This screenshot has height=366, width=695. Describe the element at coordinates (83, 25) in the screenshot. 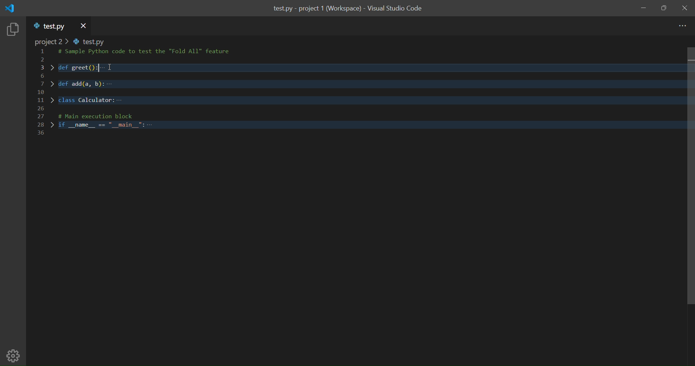

I see `close file` at that location.